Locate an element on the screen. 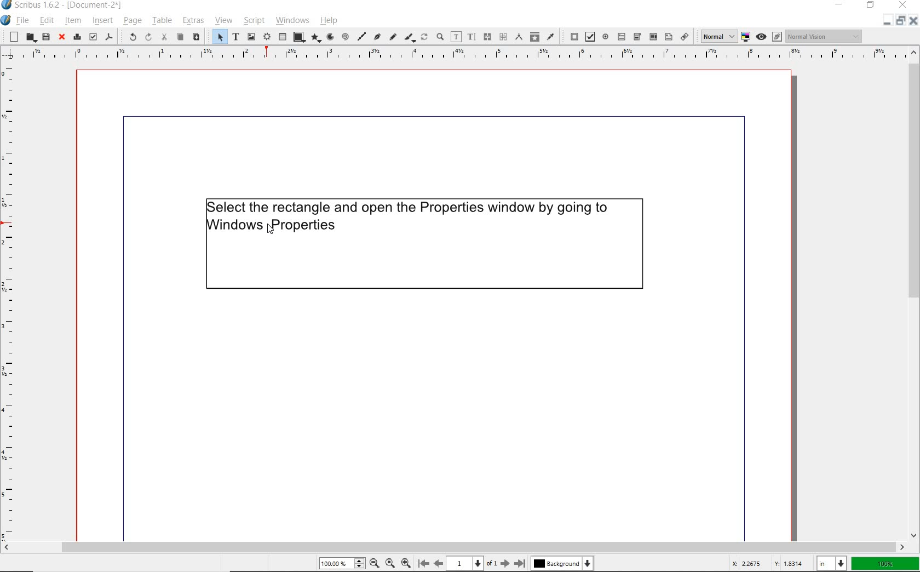  text frame is located at coordinates (236, 37).